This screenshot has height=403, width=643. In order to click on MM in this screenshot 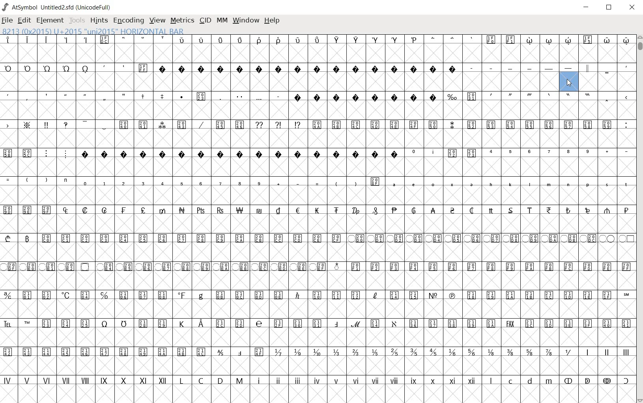, I will do `click(222, 21)`.